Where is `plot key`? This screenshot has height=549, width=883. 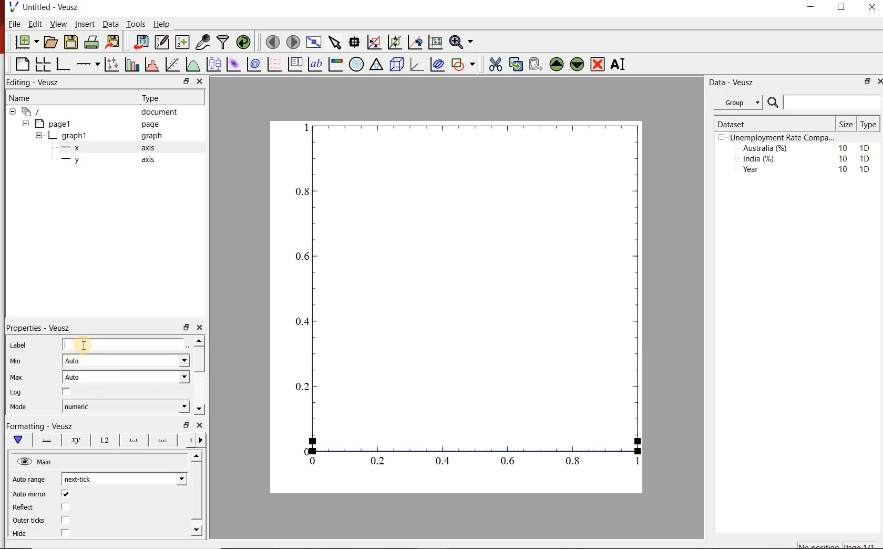
plot key is located at coordinates (294, 65).